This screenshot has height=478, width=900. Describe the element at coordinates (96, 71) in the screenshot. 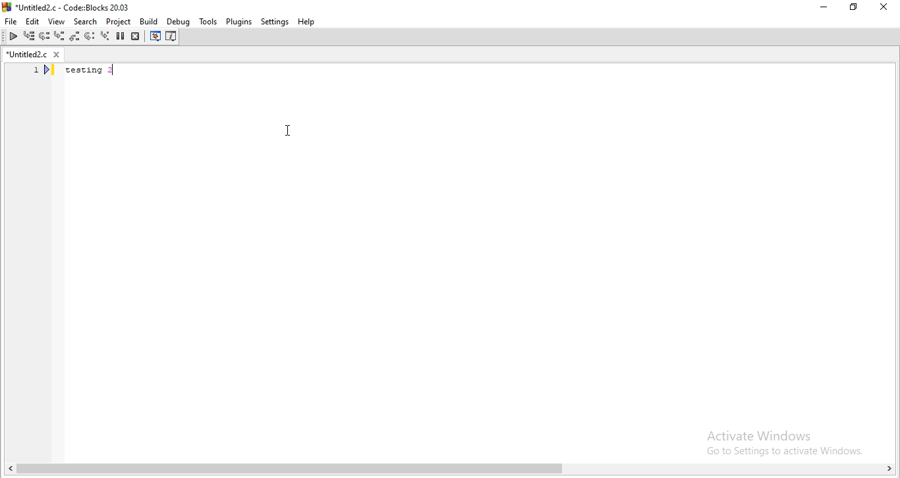

I see `testing 2` at that location.